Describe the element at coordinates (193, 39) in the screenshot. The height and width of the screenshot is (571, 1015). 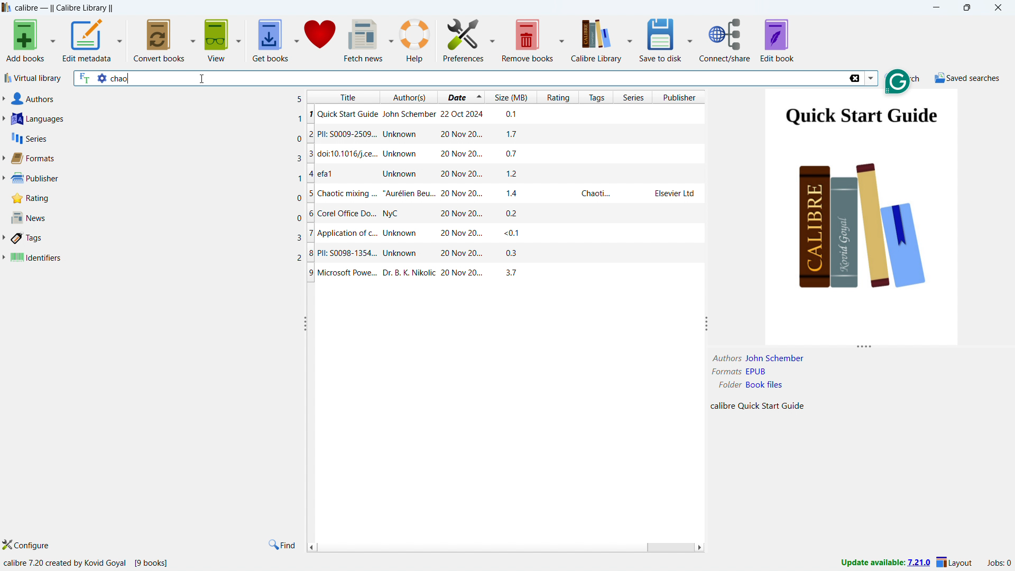
I see `convert books options` at that location.